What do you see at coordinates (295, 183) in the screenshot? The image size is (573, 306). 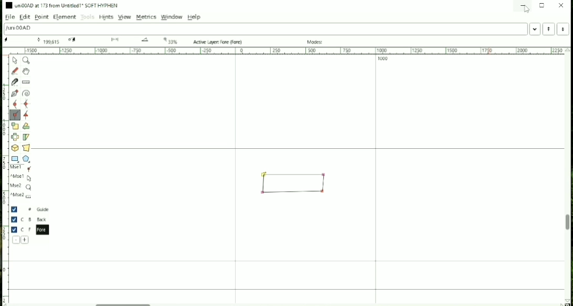 I see `Hyphen Glyph` at bounding box center [295, 183].